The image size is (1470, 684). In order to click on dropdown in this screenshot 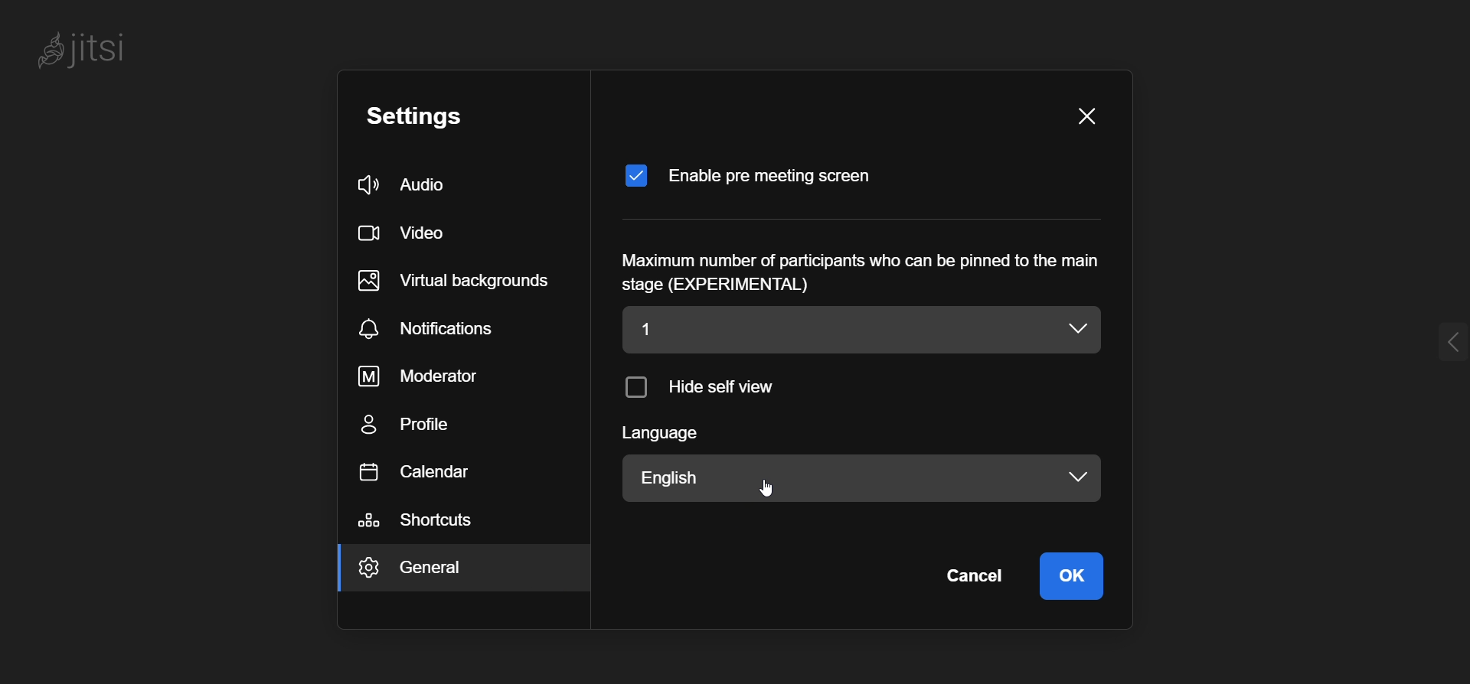, I will do `click(1075, 327)`.